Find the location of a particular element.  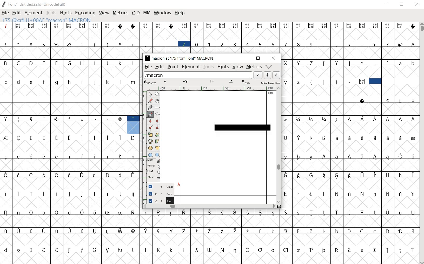

 is located at coordinates (362, 231).